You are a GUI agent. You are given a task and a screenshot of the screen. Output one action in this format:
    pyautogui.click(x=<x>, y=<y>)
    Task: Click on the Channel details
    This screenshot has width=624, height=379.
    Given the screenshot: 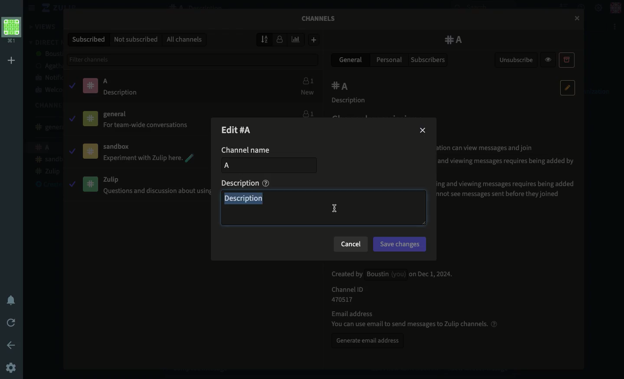 What is the action you would take?
    pyautogui.click(x=409, y=298)
    